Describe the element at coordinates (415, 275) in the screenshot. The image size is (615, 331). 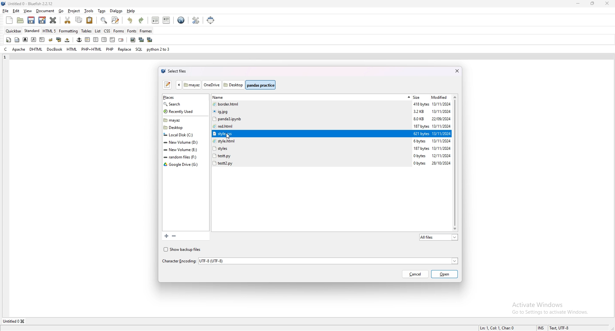
I see `cancel` at that location.